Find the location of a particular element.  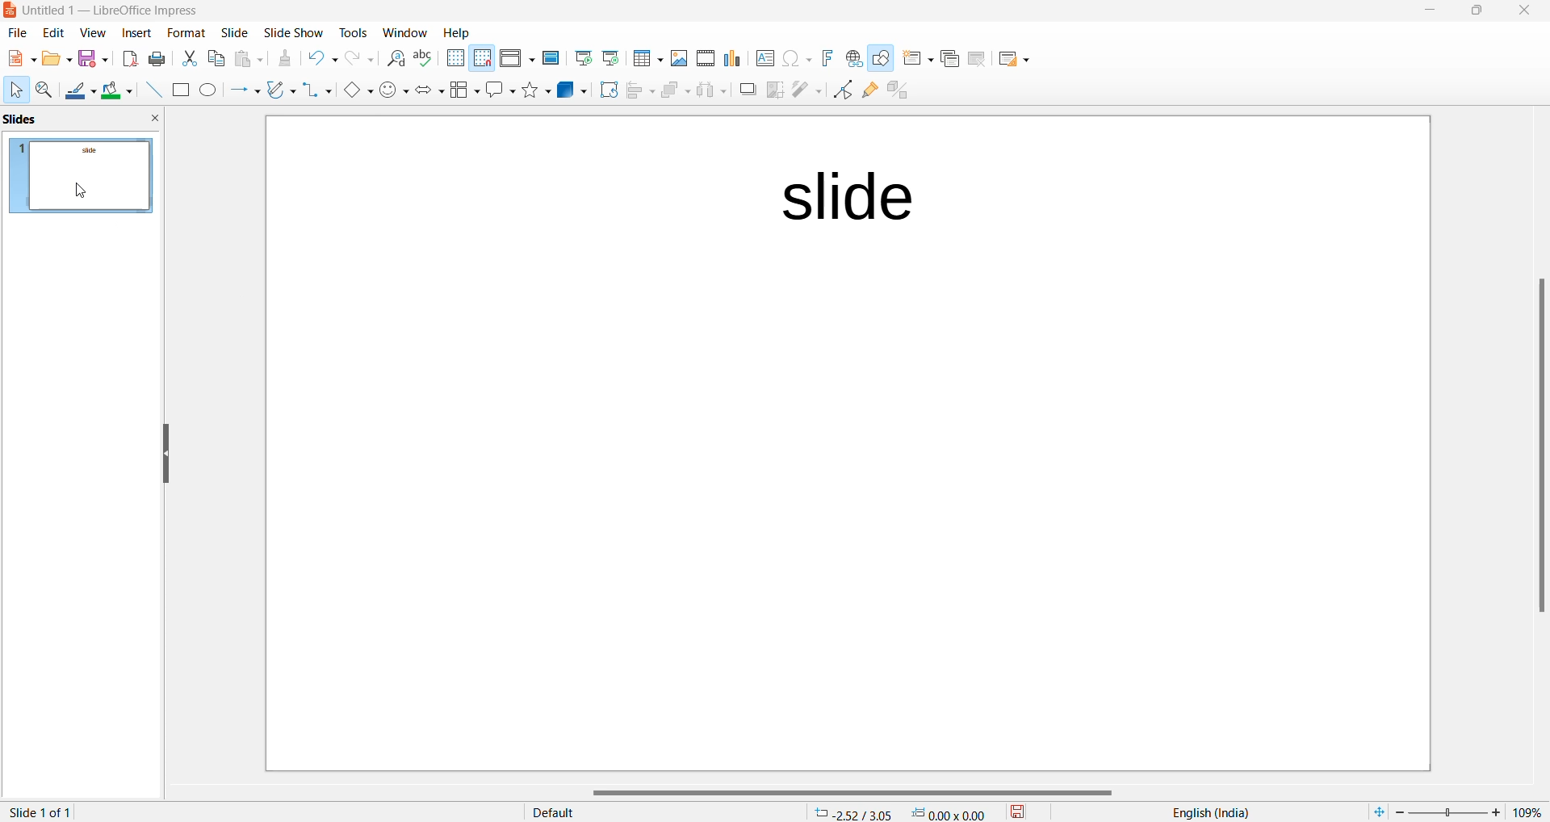

connectors is located at coordinates (318, 91).